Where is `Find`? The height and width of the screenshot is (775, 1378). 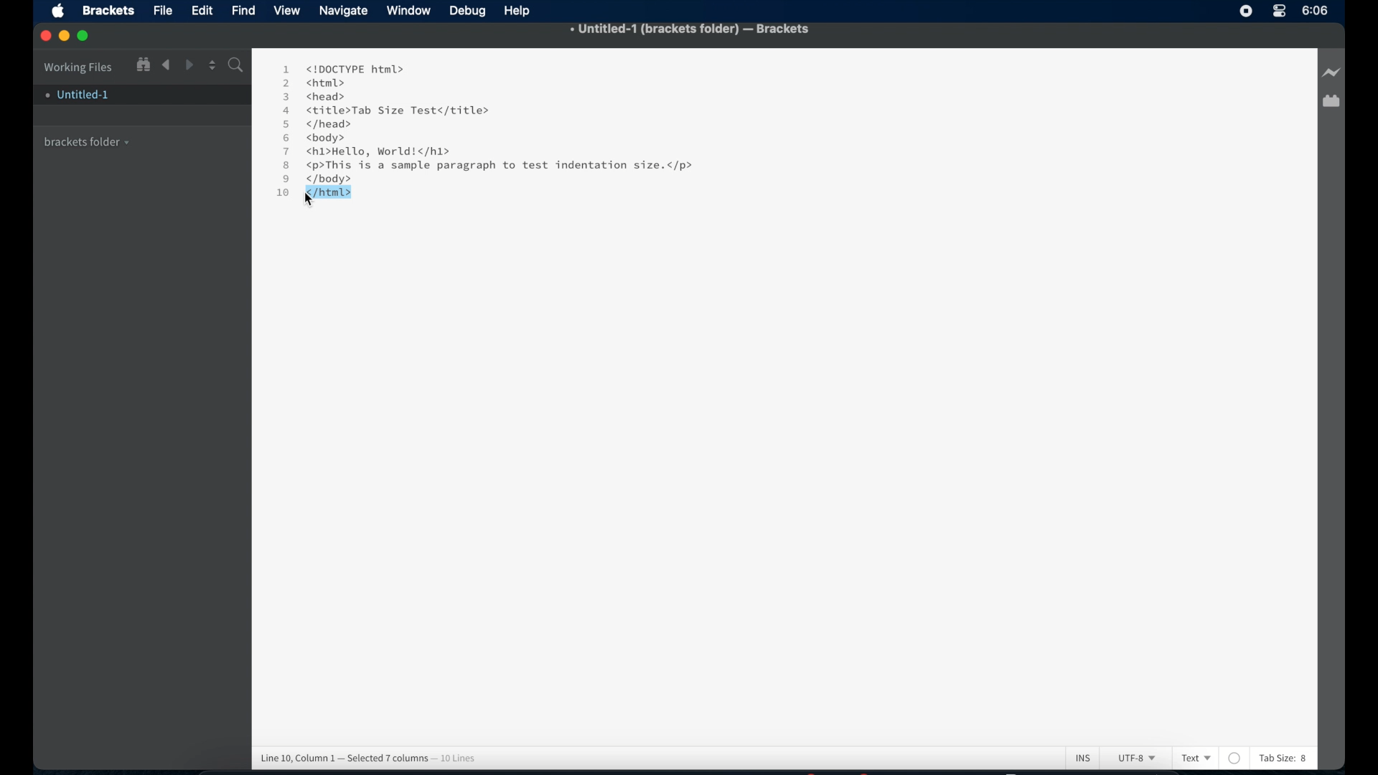 Find is located at coordinates (244, 9).